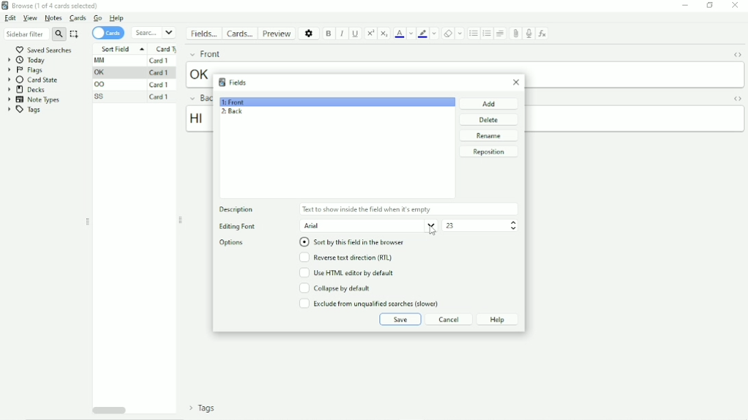 The width and height of the screenshot is (748, 420). Describe the element at coordinates (371, 33) in the screenshot. I see `Superscript` at that location.